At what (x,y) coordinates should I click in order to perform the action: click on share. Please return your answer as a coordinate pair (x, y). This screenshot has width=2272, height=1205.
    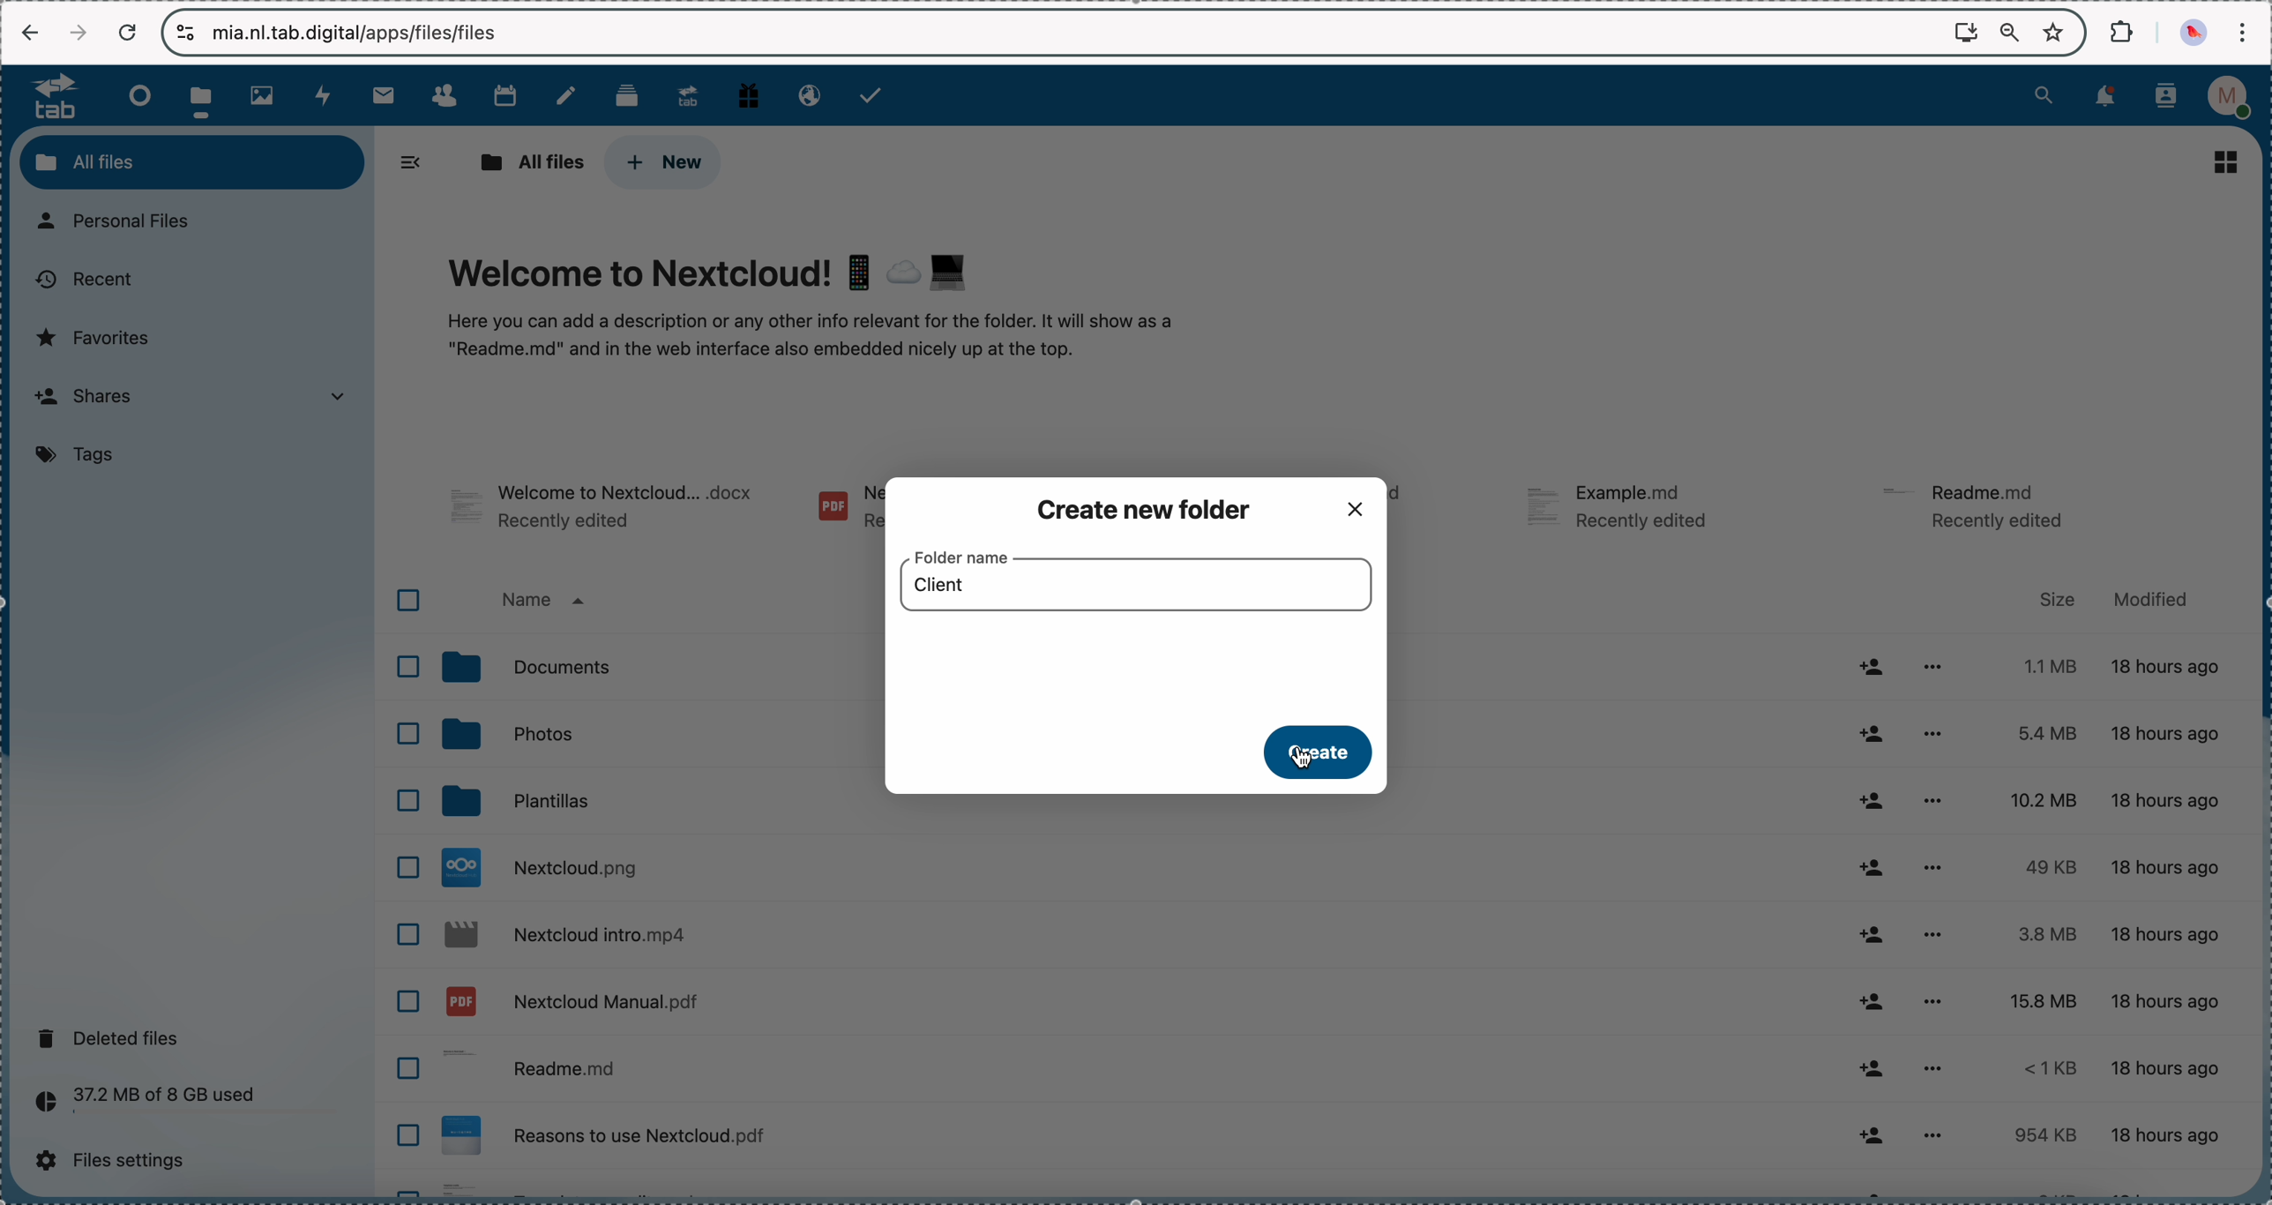
    Looking at the image, I should click on (1872, 1072).